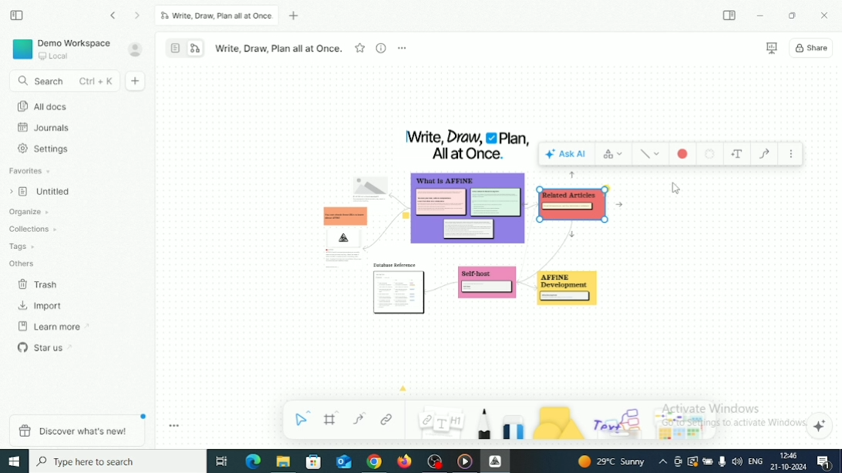 The image size is (842, 473). What do you see at coordinates (400, 290) in the screenshot?
I see `Sticky notes` at bounding box center [400, 290].